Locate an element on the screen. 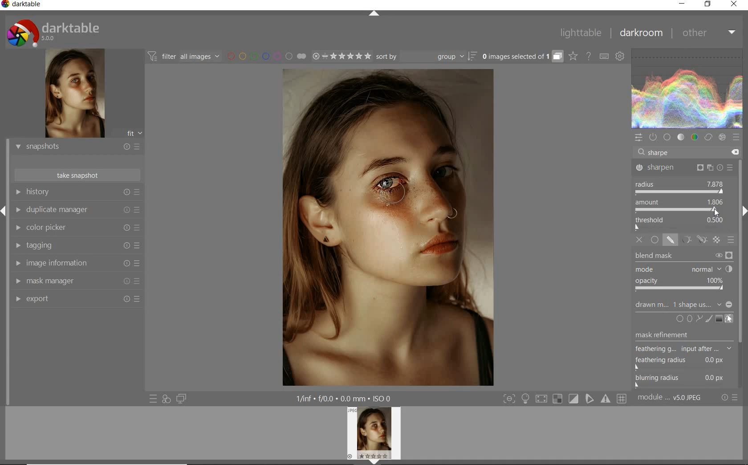  display a second darkroom image below is located at coordinates (180, 399).